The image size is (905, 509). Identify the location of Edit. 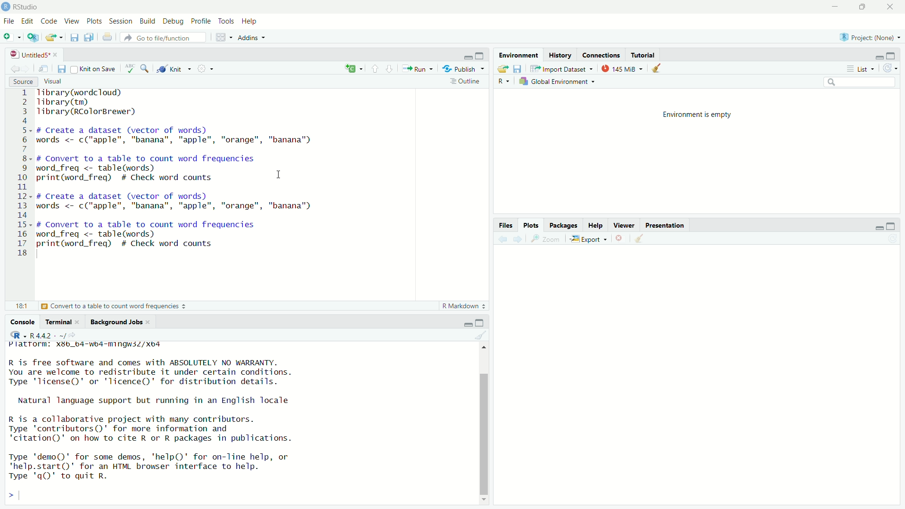
(28, 20).